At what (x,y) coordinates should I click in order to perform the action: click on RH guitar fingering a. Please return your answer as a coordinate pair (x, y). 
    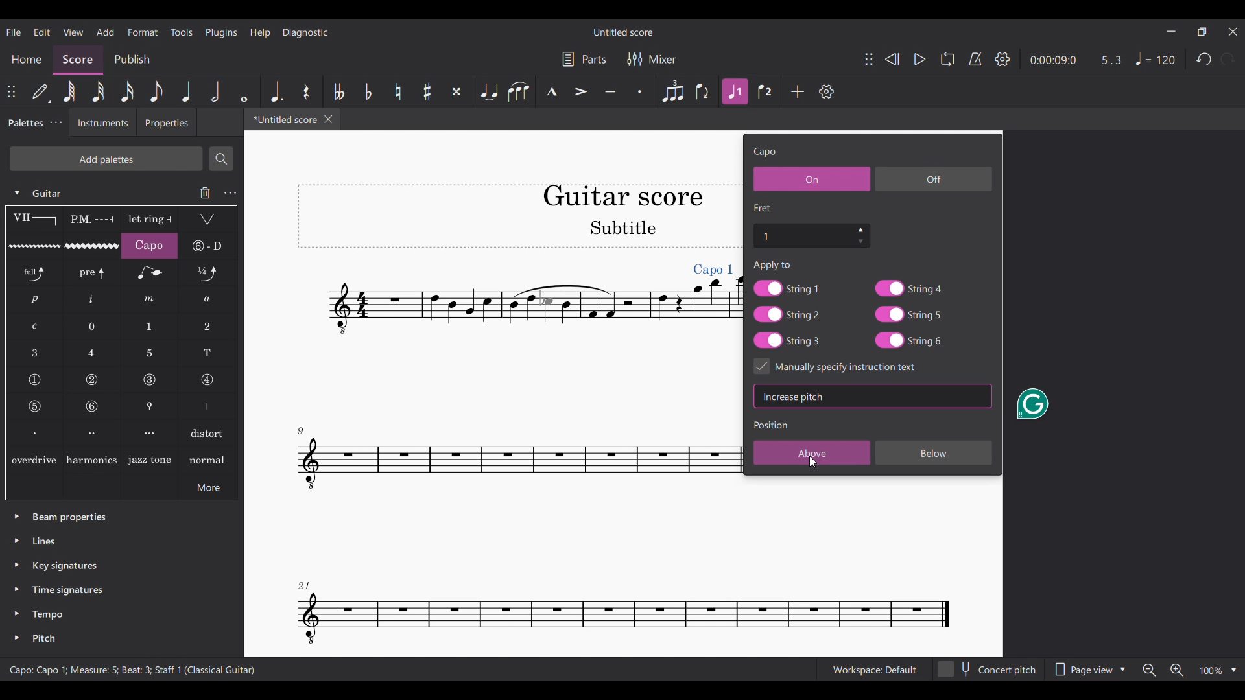
    Looking at the image, I should click on (208, 299).